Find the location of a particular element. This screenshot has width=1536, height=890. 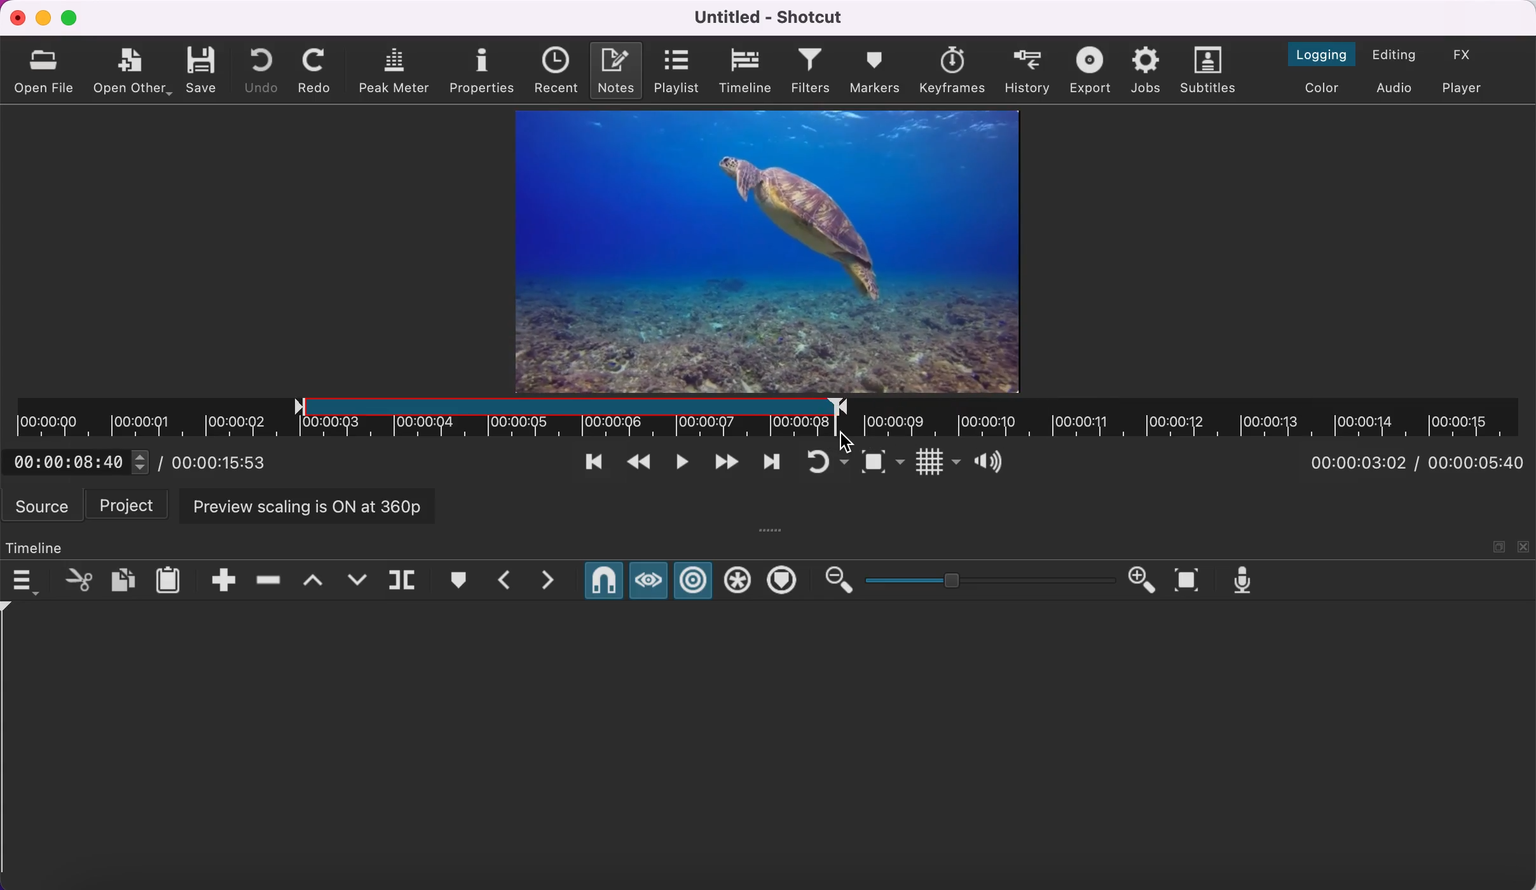

timeline is located at coordinates (745, 71).